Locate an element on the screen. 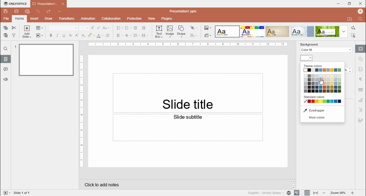 This screenshot has height=196, width=366. text box is located at coordinates (188, 128).